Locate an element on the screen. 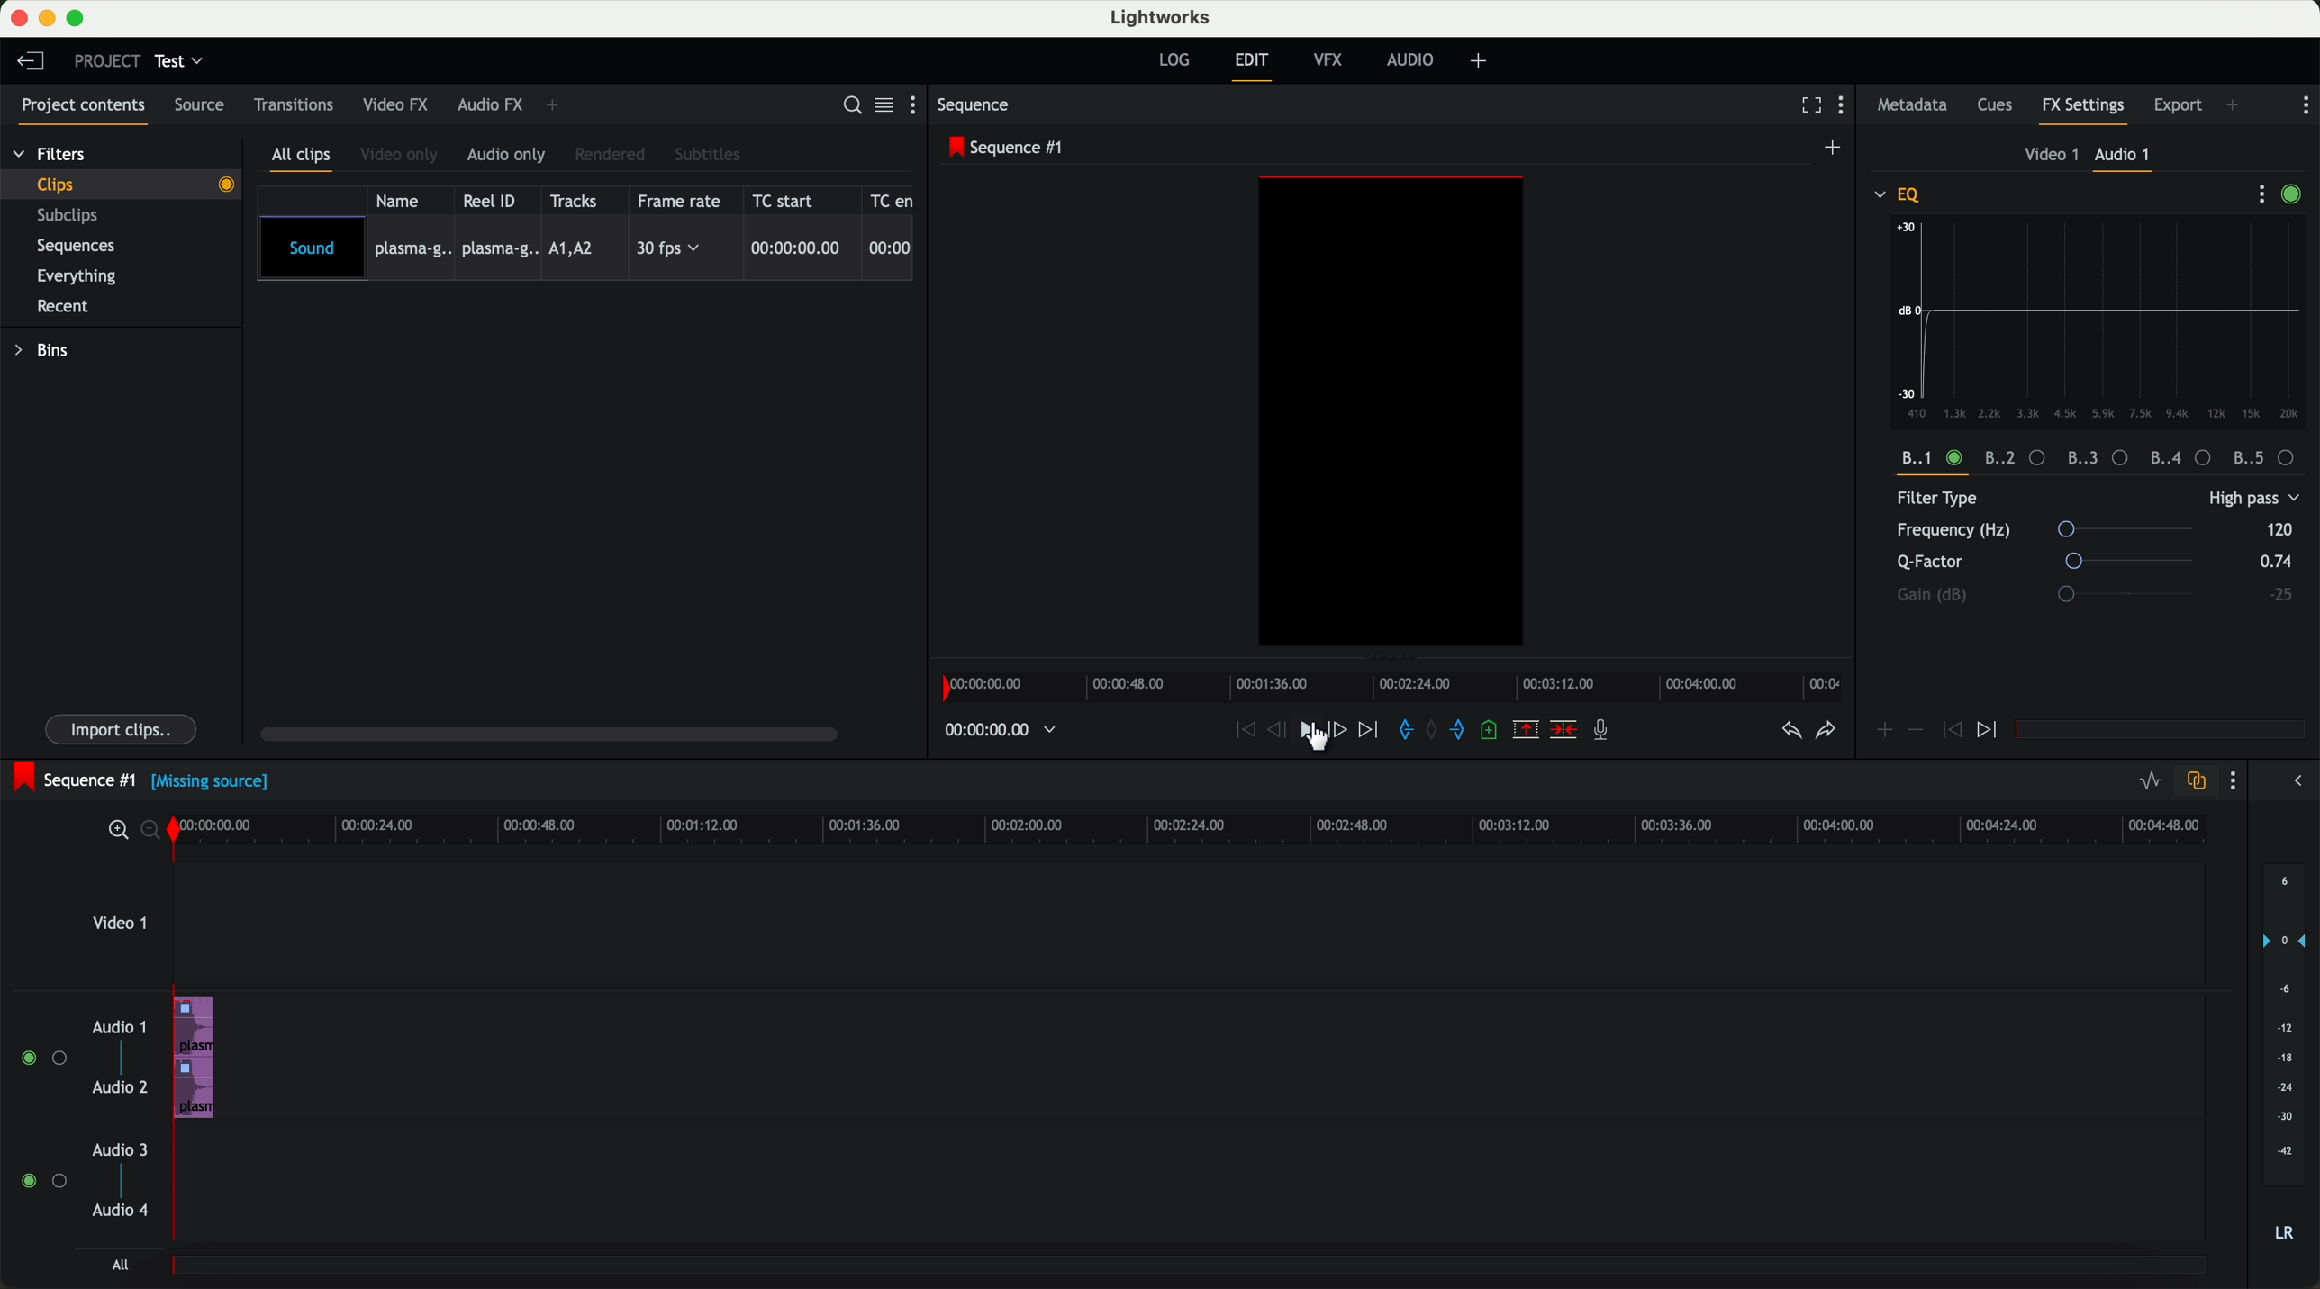 The width and height of the screenshot is (2320, 1289). more options is located at coordinates (2253, 194).